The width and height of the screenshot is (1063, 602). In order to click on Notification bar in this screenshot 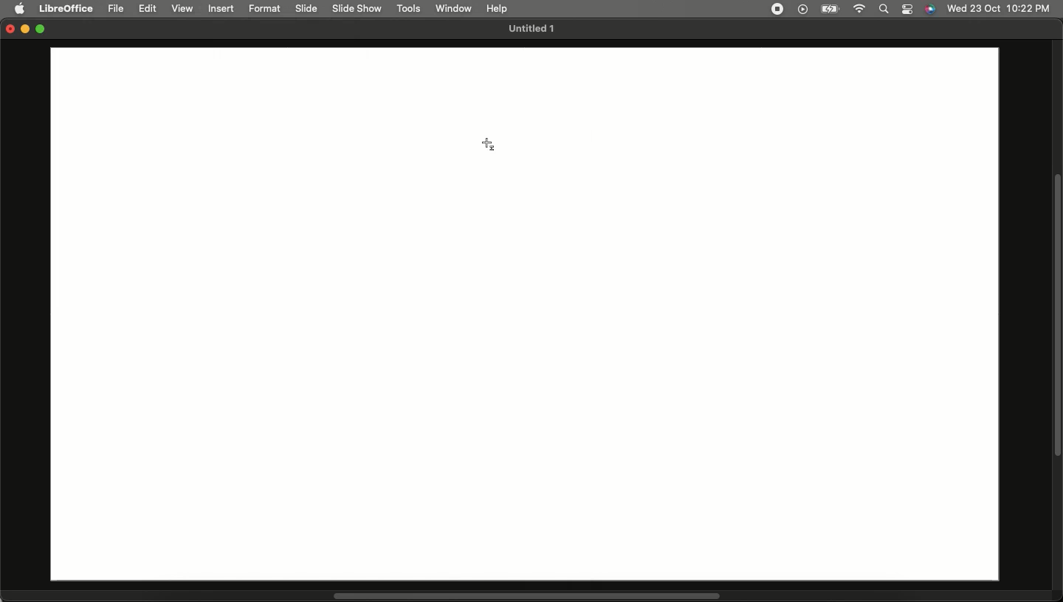, I will do `click(908, 10)`.